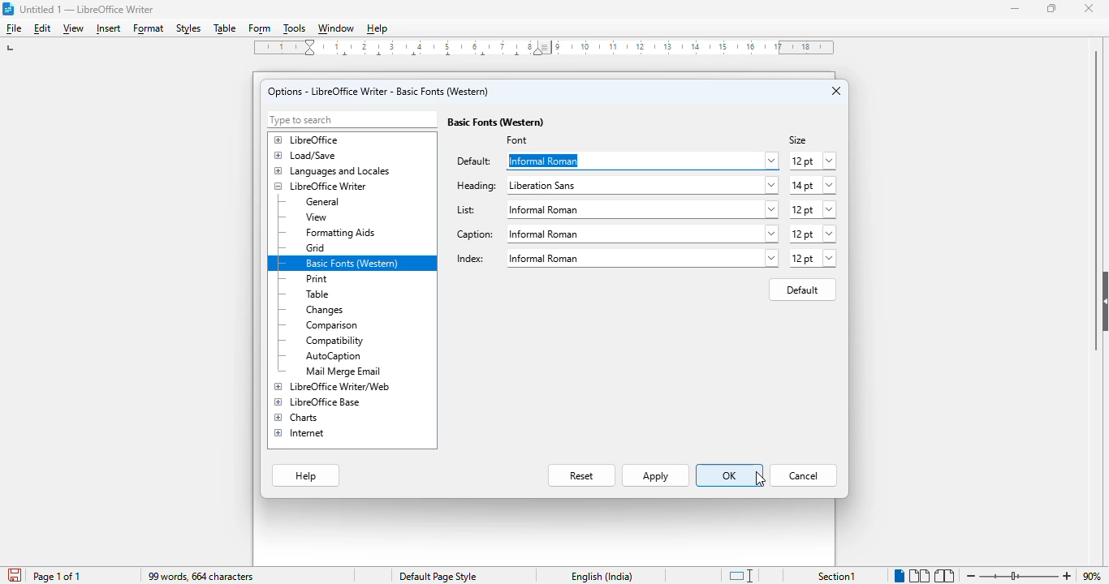 This screenshot has height=584, width=1109. I want to click on liberation sans, so click(643, 185).